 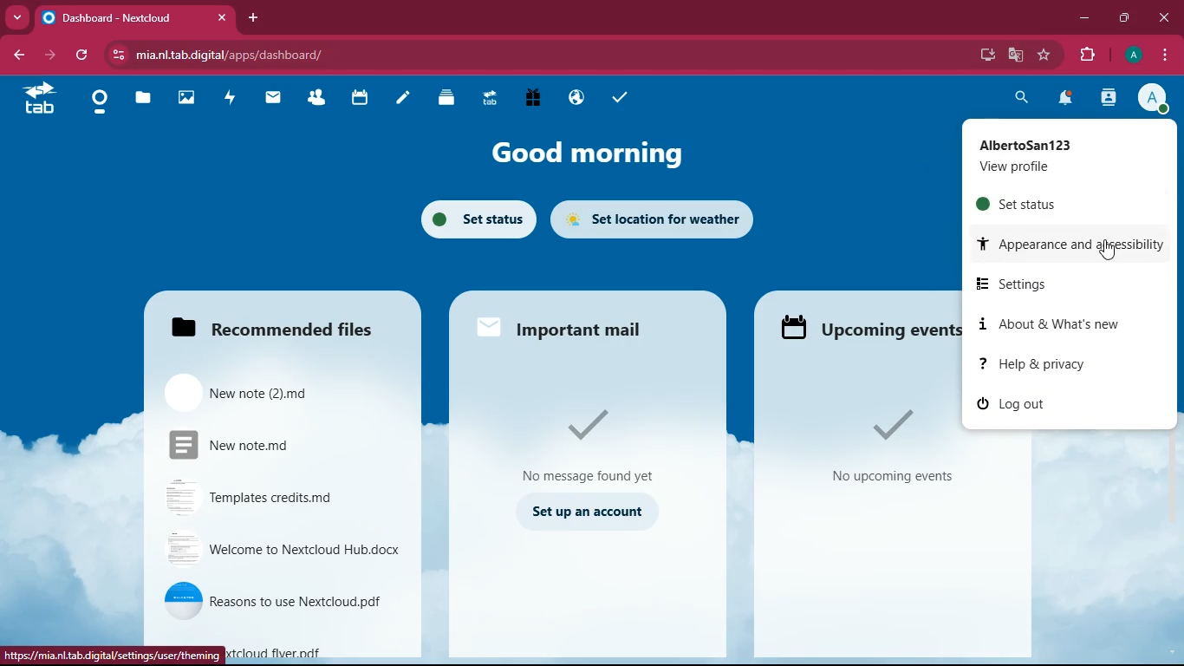 I want to click on events, so click(x=885, y=453).